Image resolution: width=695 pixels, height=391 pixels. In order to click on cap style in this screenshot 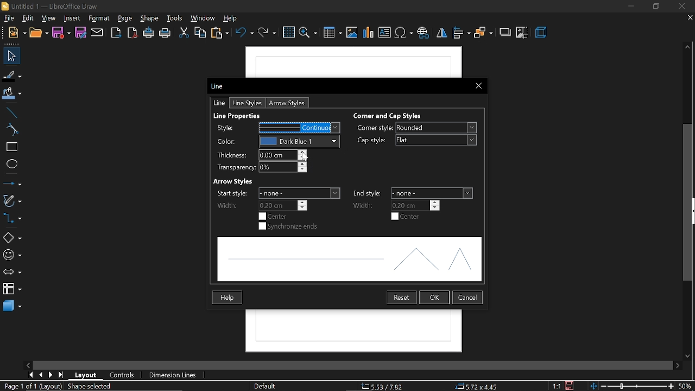, I will do `click(371, 141)`.